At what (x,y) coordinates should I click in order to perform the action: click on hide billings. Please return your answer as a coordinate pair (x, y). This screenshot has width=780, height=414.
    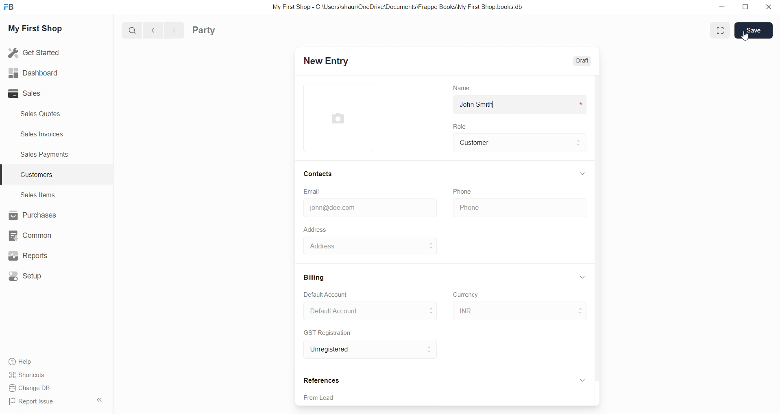
    Looking at the image, I should click on (582, 277).